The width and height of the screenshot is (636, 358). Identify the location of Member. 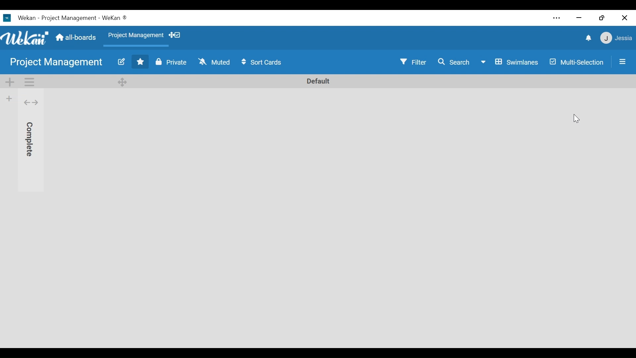
(616, 38).